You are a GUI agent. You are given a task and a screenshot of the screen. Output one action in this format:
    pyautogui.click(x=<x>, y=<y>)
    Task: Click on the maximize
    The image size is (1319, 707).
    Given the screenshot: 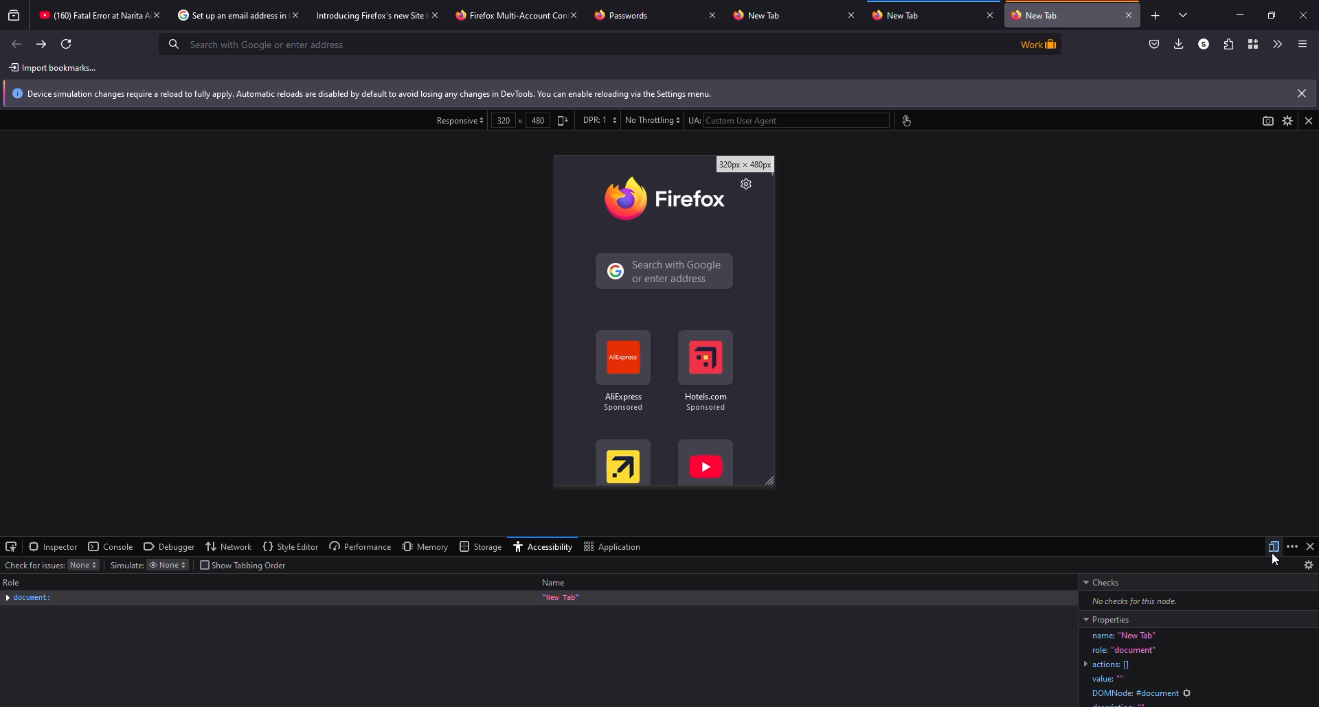 What is the action you would take?
    pyautogui.click(x=1271, y=14)
    